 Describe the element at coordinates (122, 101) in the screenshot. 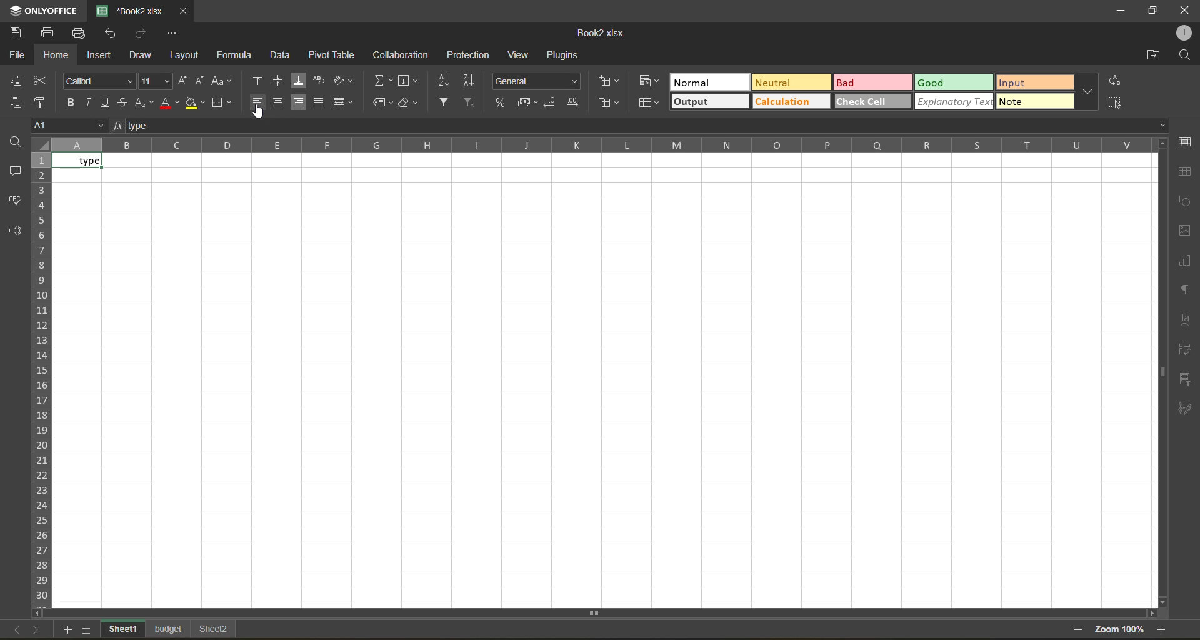

I see `strikethrough` at that location.